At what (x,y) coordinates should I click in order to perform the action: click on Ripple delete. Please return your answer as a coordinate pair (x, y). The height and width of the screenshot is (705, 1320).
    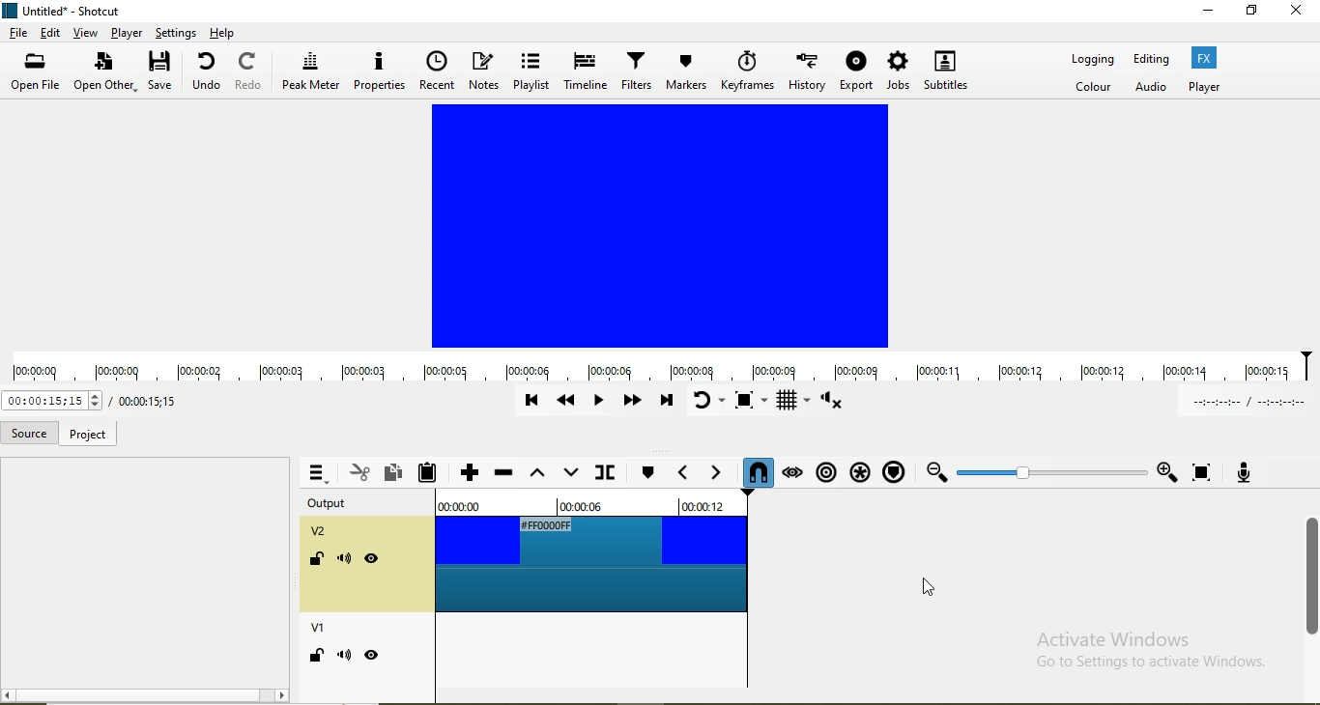
    Looking at the image, I should click on (503, 476).